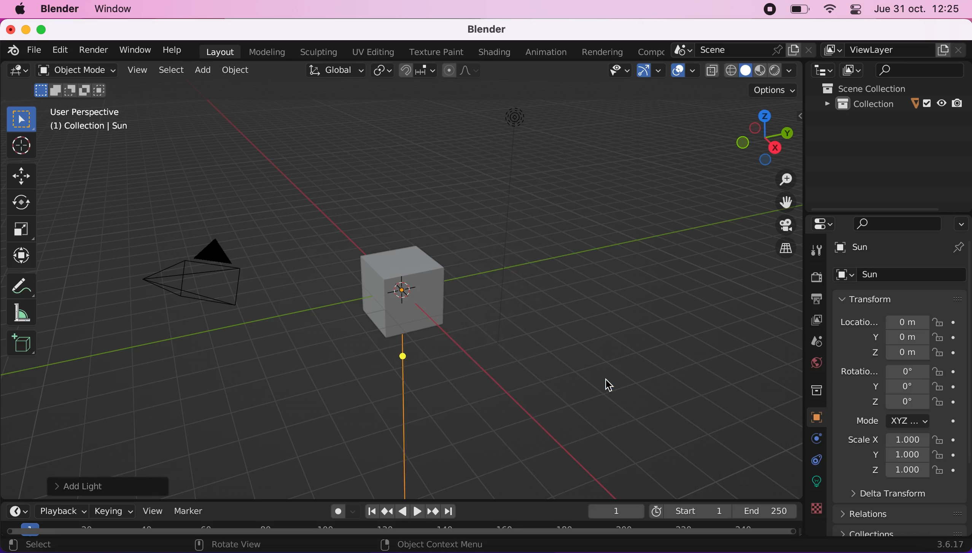 Image resolution: width=972 pixels, height=553 pixels. Describe the element at coordinates (821, 70) in the screenshot. I see `editor type` at that location.